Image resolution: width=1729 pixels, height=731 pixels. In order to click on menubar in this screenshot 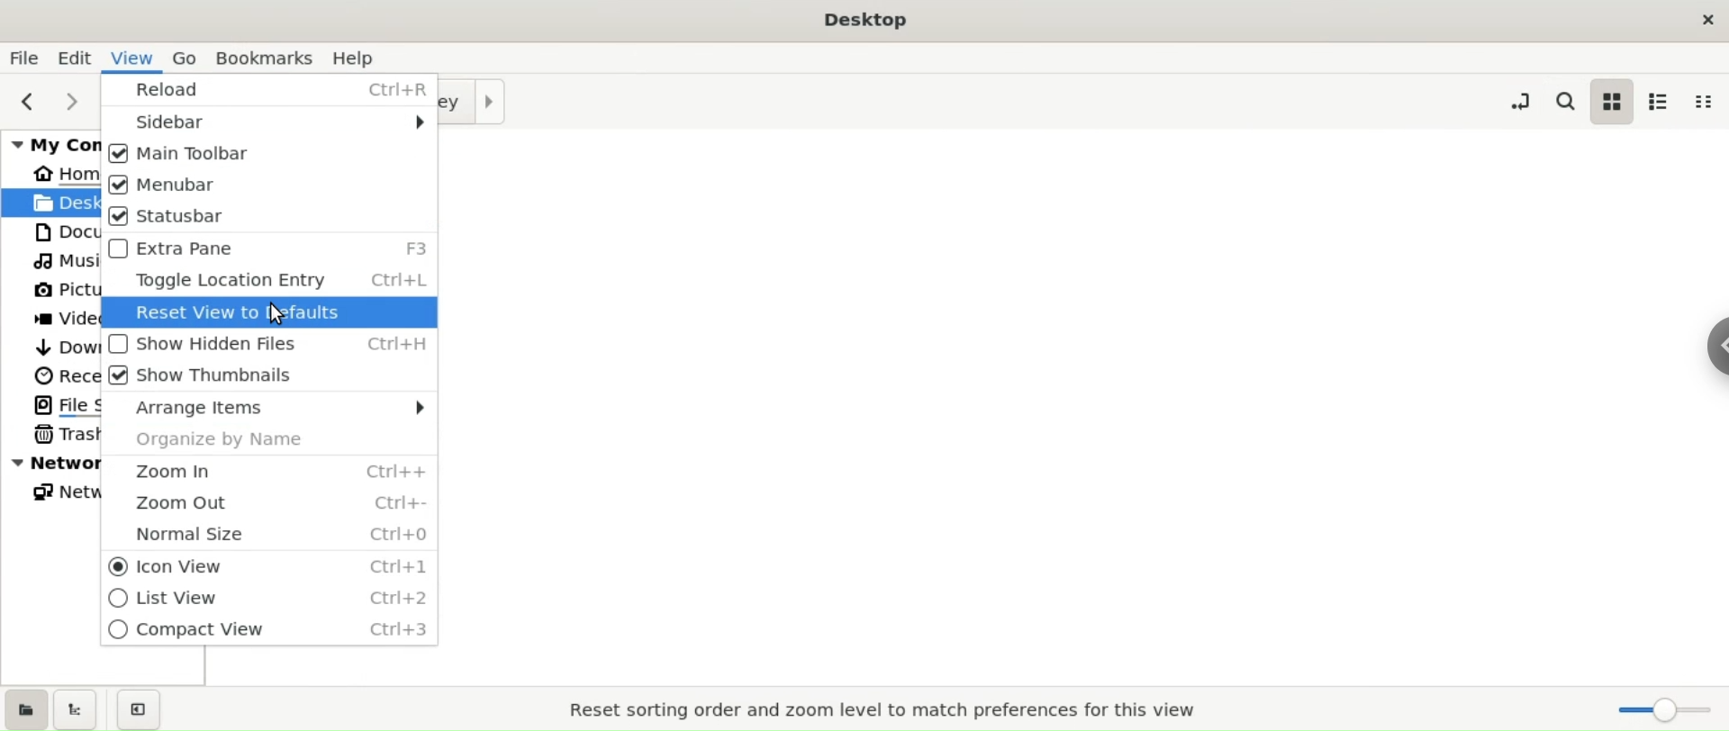, I will do `click(268, 186)`.